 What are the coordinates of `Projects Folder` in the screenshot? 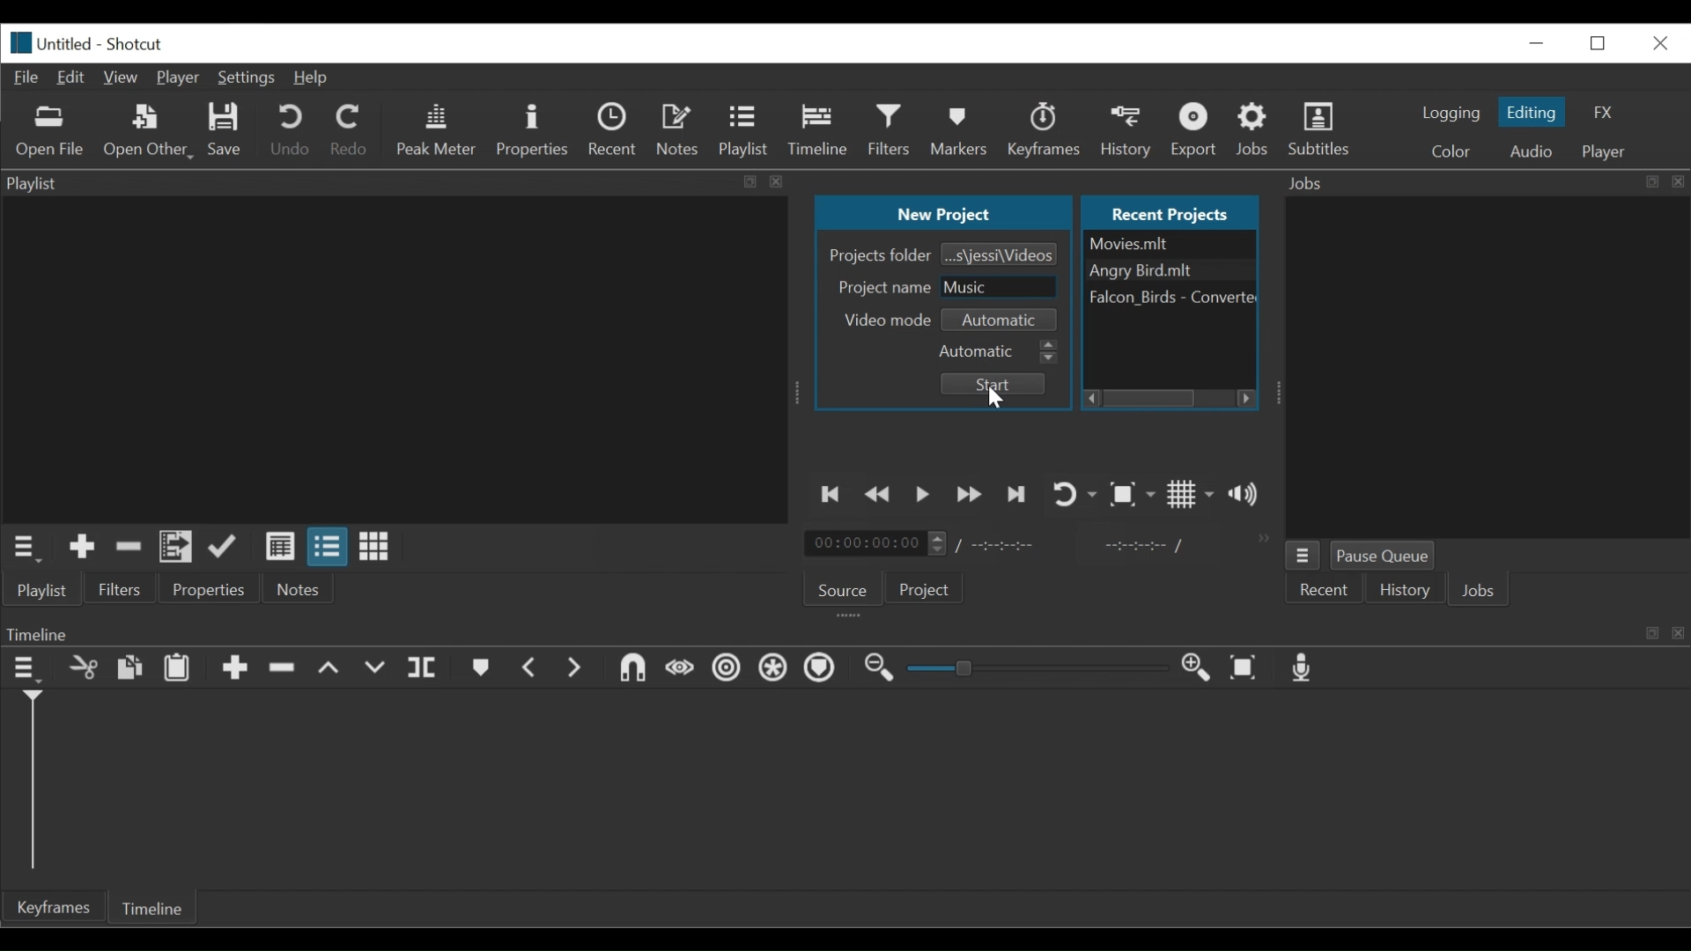 It's located at (881, 256).